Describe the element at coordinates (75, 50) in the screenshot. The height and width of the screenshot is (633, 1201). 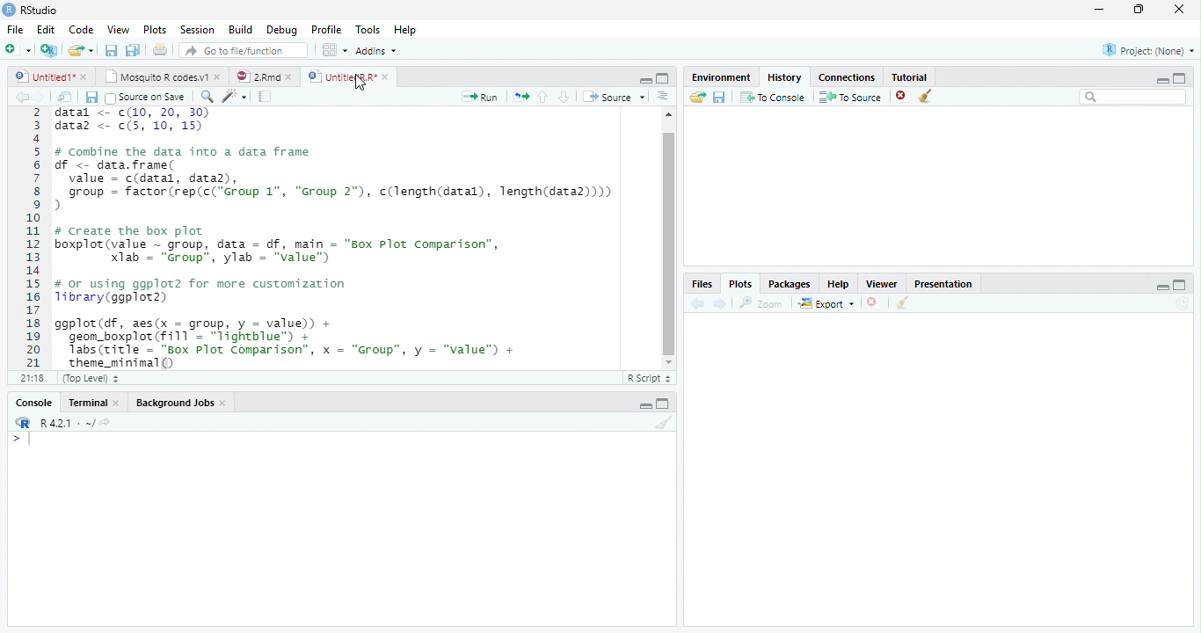
I see `Open an existing file` at that location.